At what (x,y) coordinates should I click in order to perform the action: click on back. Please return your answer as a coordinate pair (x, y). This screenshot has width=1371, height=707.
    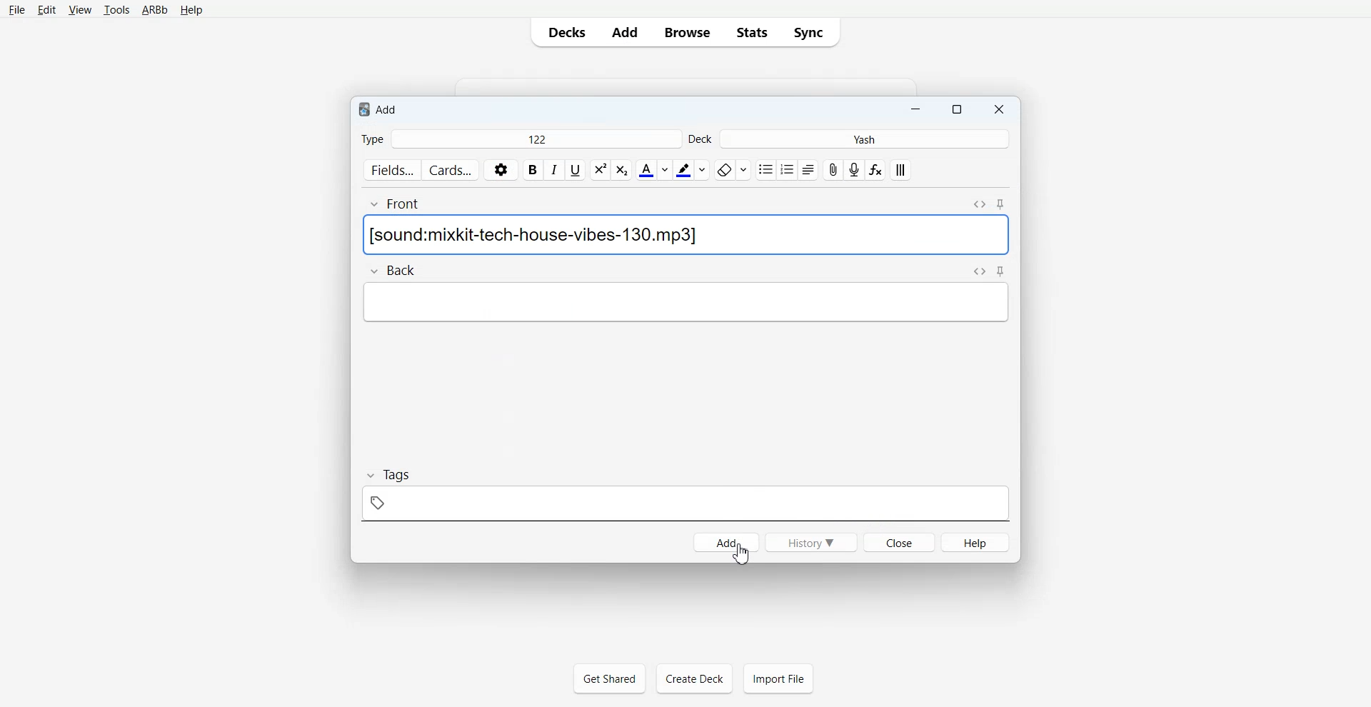
    Looking at the image, I should click on (408, 270).